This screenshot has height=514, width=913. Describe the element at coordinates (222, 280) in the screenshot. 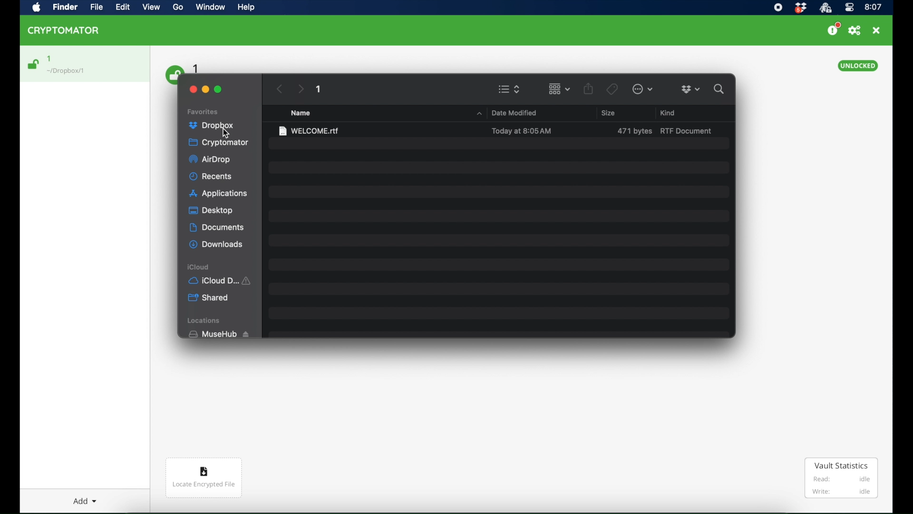

I see `iCloud` at that location.